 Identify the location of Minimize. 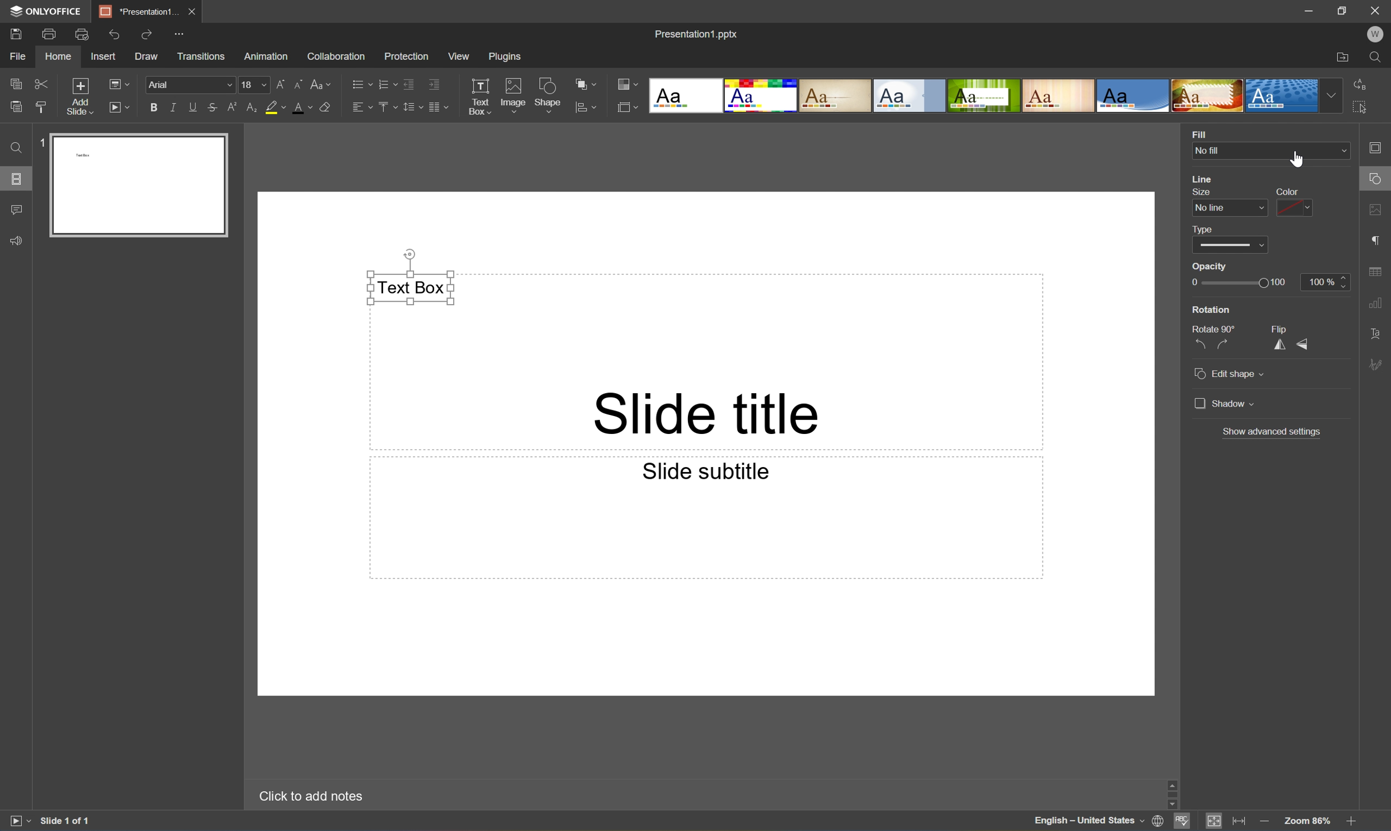
(1308, 9).